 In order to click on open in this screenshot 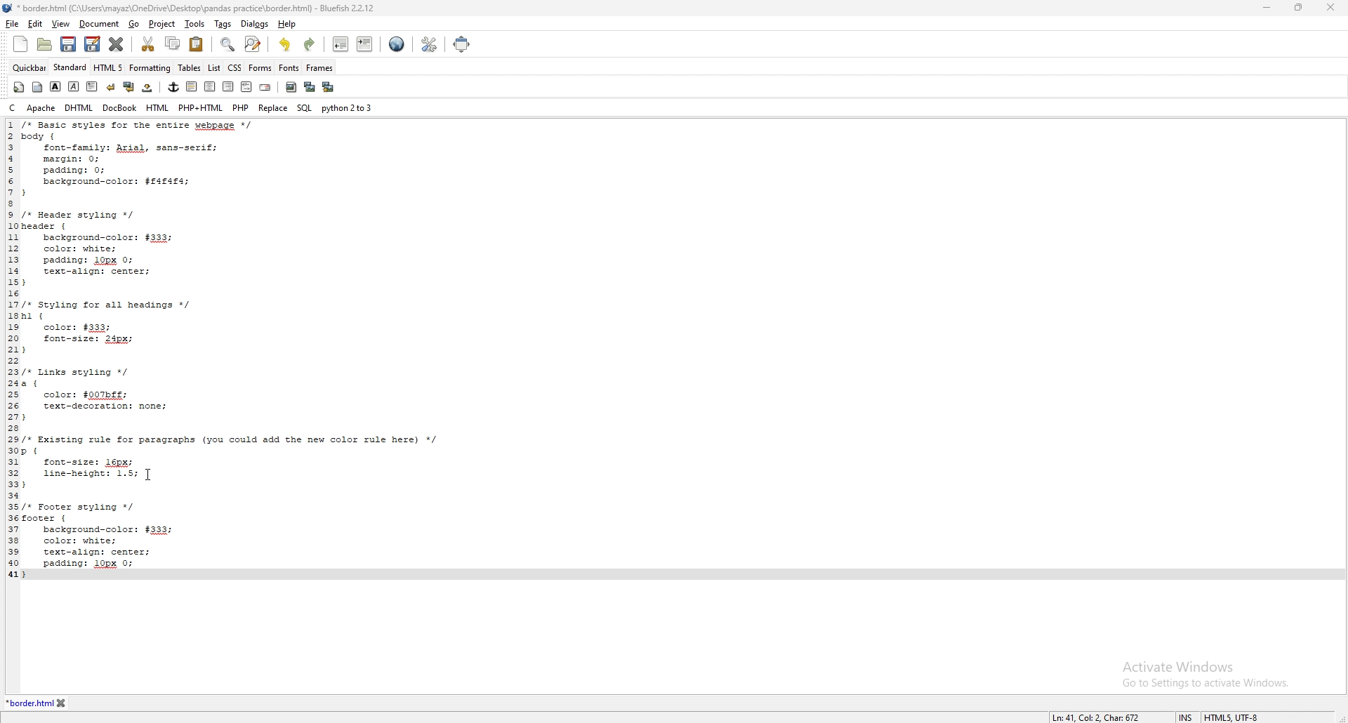, I will do `click(44, 45)`.